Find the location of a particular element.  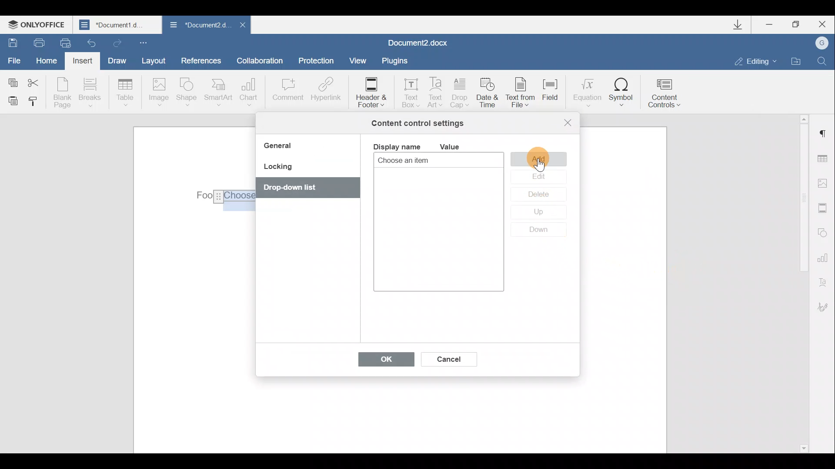

Insert is located at coordinates (83, 63).